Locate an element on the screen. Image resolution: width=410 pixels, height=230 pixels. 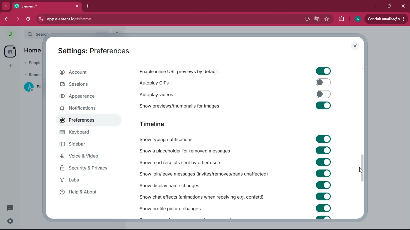
toggle on/off is located at coordinates (324, 150).